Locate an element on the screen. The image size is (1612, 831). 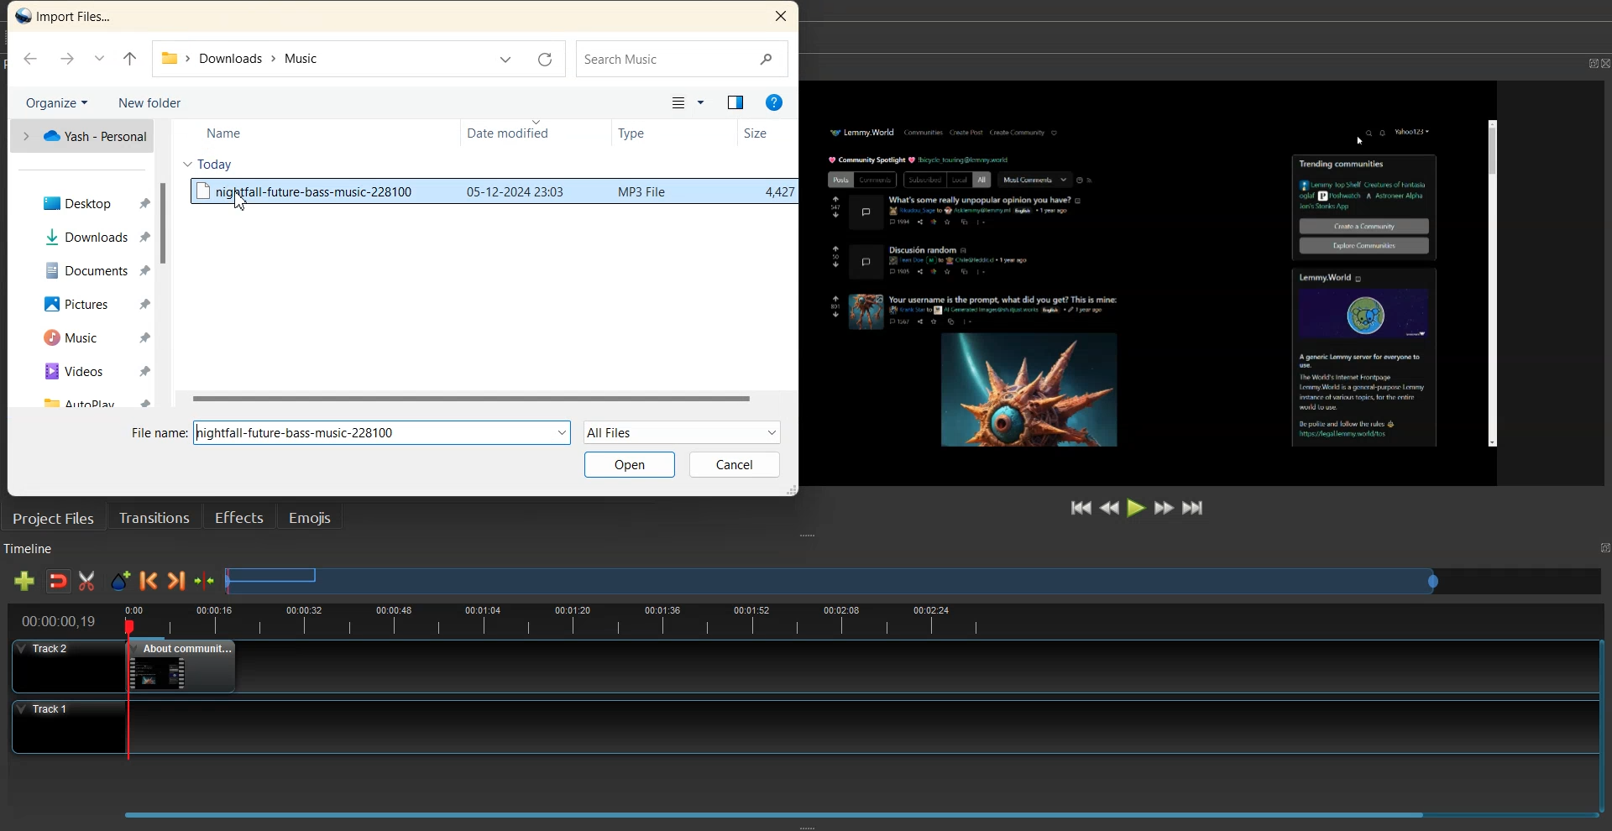
Vertical Scroll Bar is located at coordinates (1602, 719).